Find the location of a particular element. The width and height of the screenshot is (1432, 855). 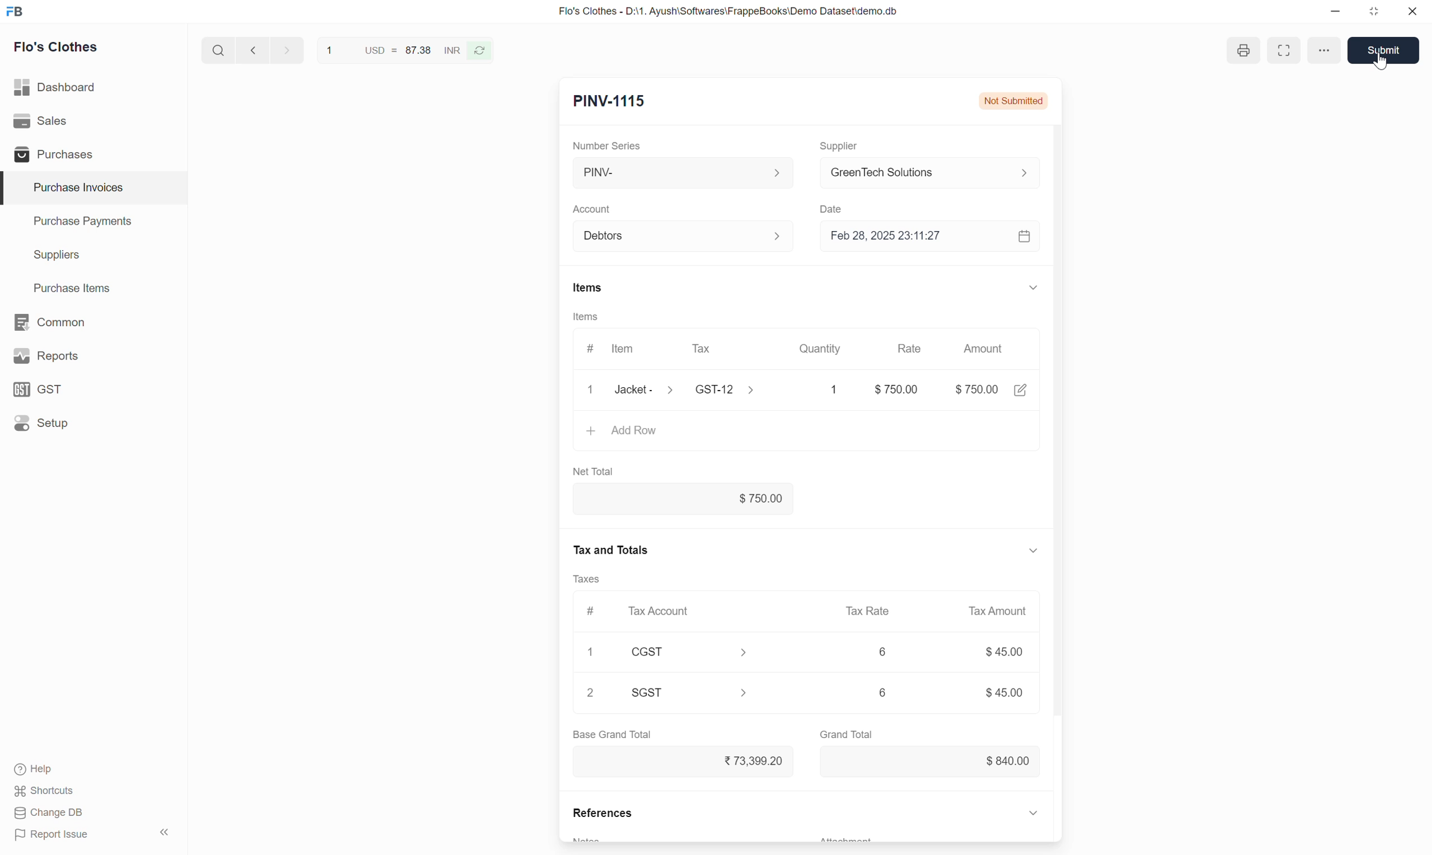

Close is located at coordinates (1412, 11).